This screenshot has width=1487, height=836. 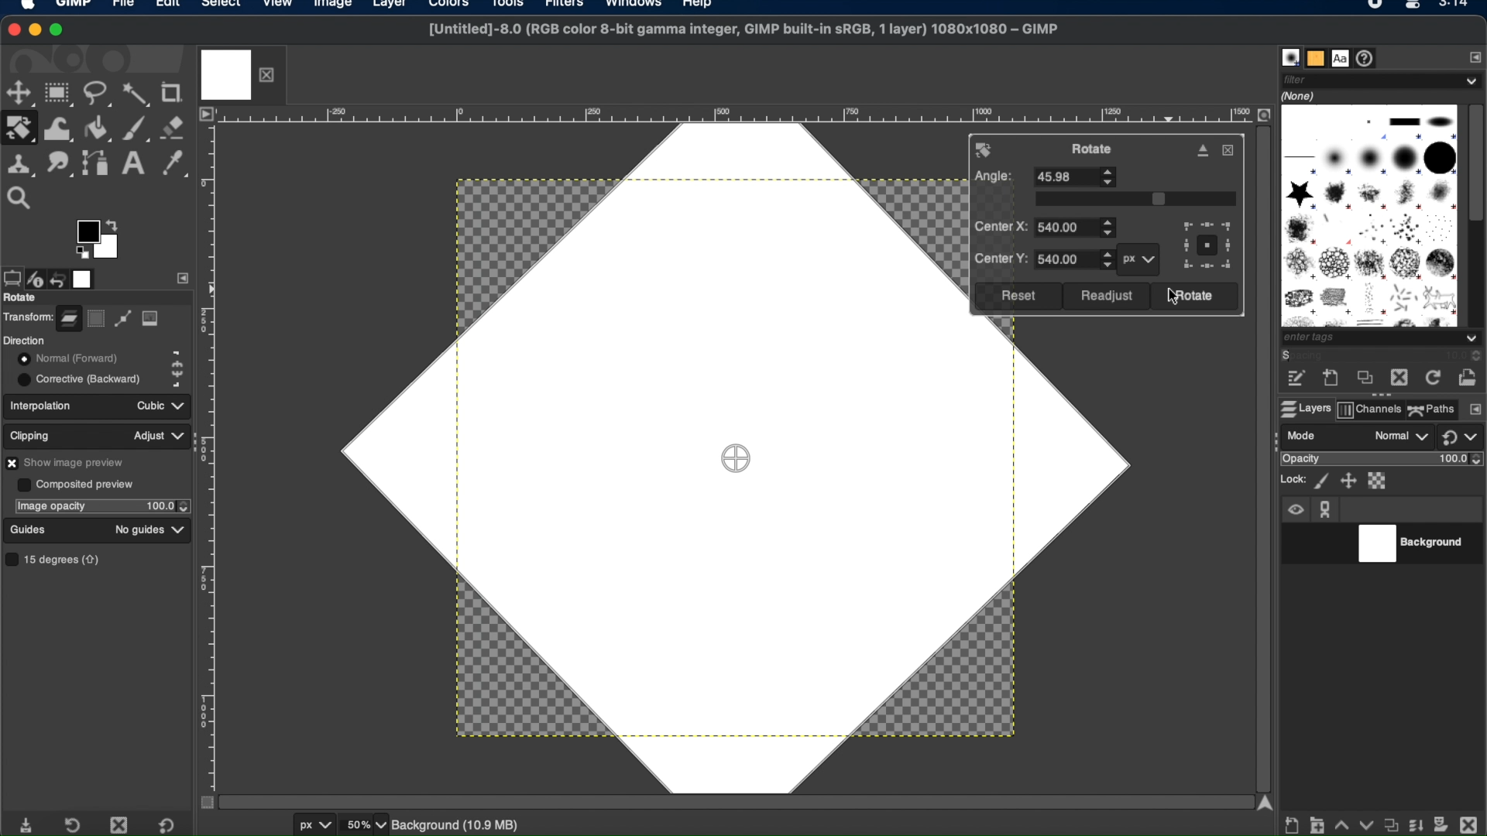 What do you see at coordinates (69, 462) in the screenshot?
I see `show image preview` at bounding box center [69, 462].